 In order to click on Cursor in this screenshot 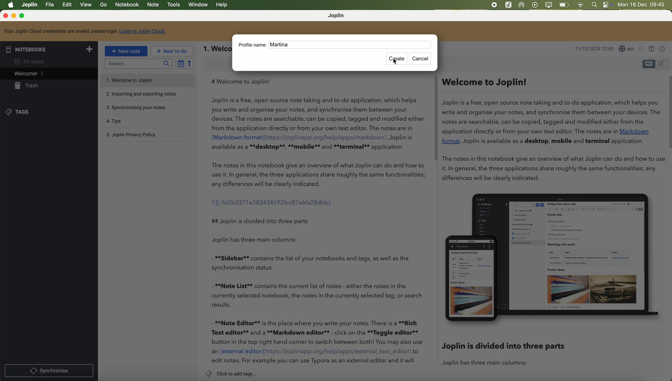, I will do `click(395, 62)`.